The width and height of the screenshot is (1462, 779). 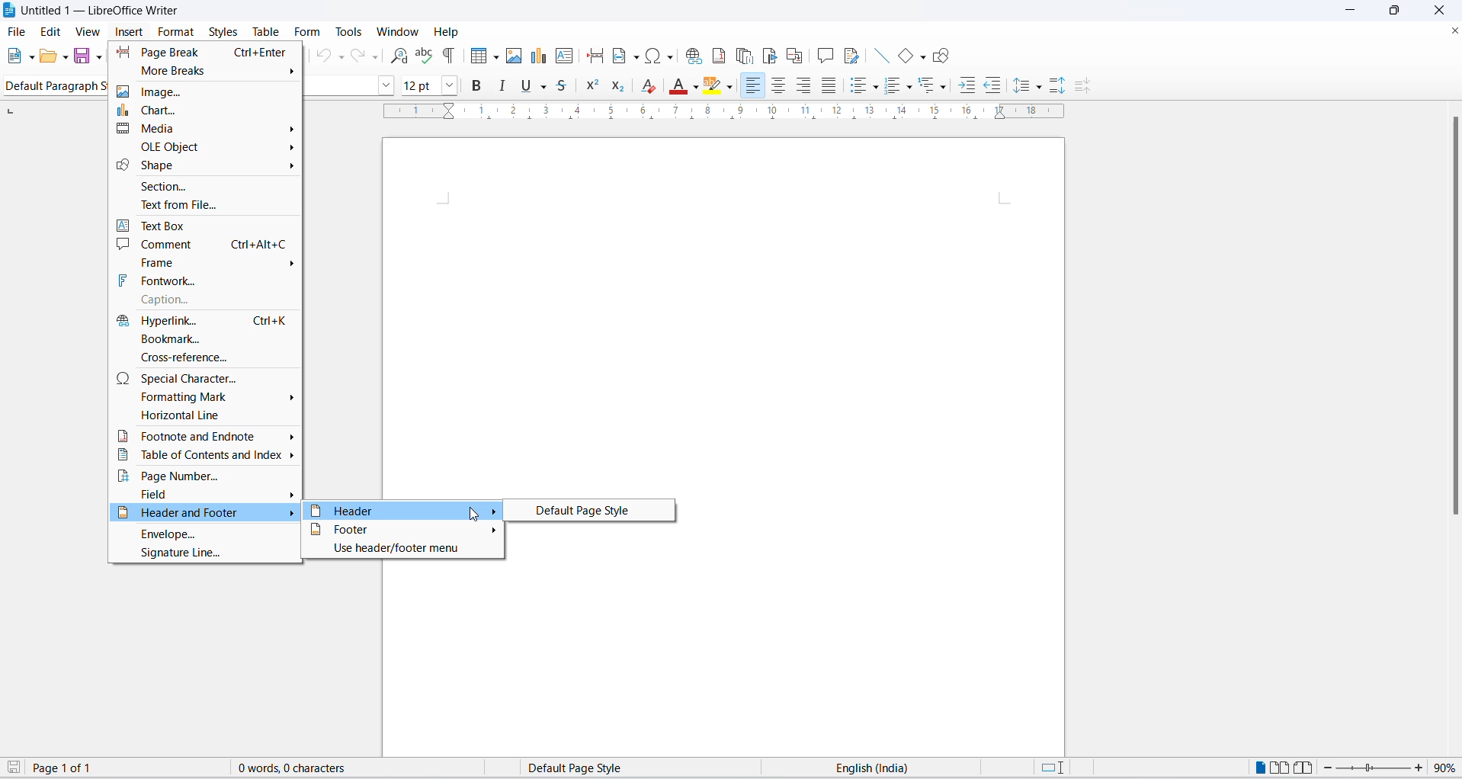 I want to click on save options, so click(x=98, y=57).